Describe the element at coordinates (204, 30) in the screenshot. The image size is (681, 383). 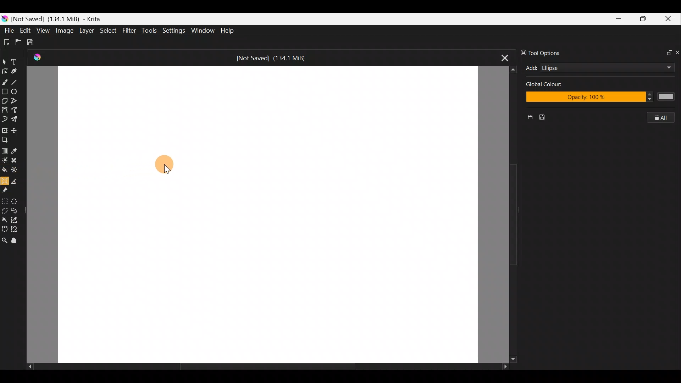
I see `Window` at that location.